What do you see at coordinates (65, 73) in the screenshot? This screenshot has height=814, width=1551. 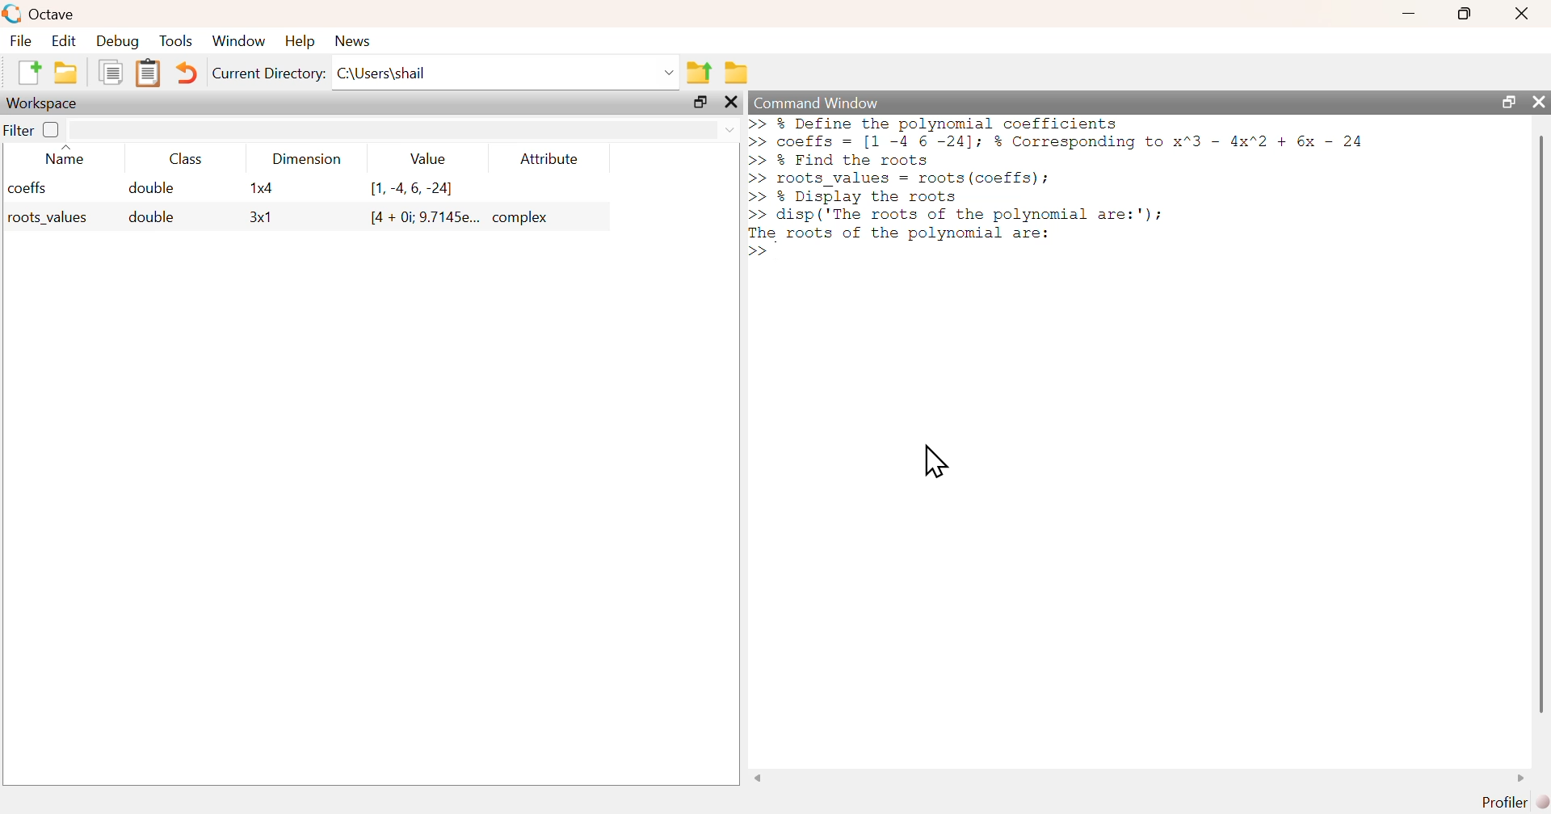 I see `New Folder` at bounding box center [65, 73].